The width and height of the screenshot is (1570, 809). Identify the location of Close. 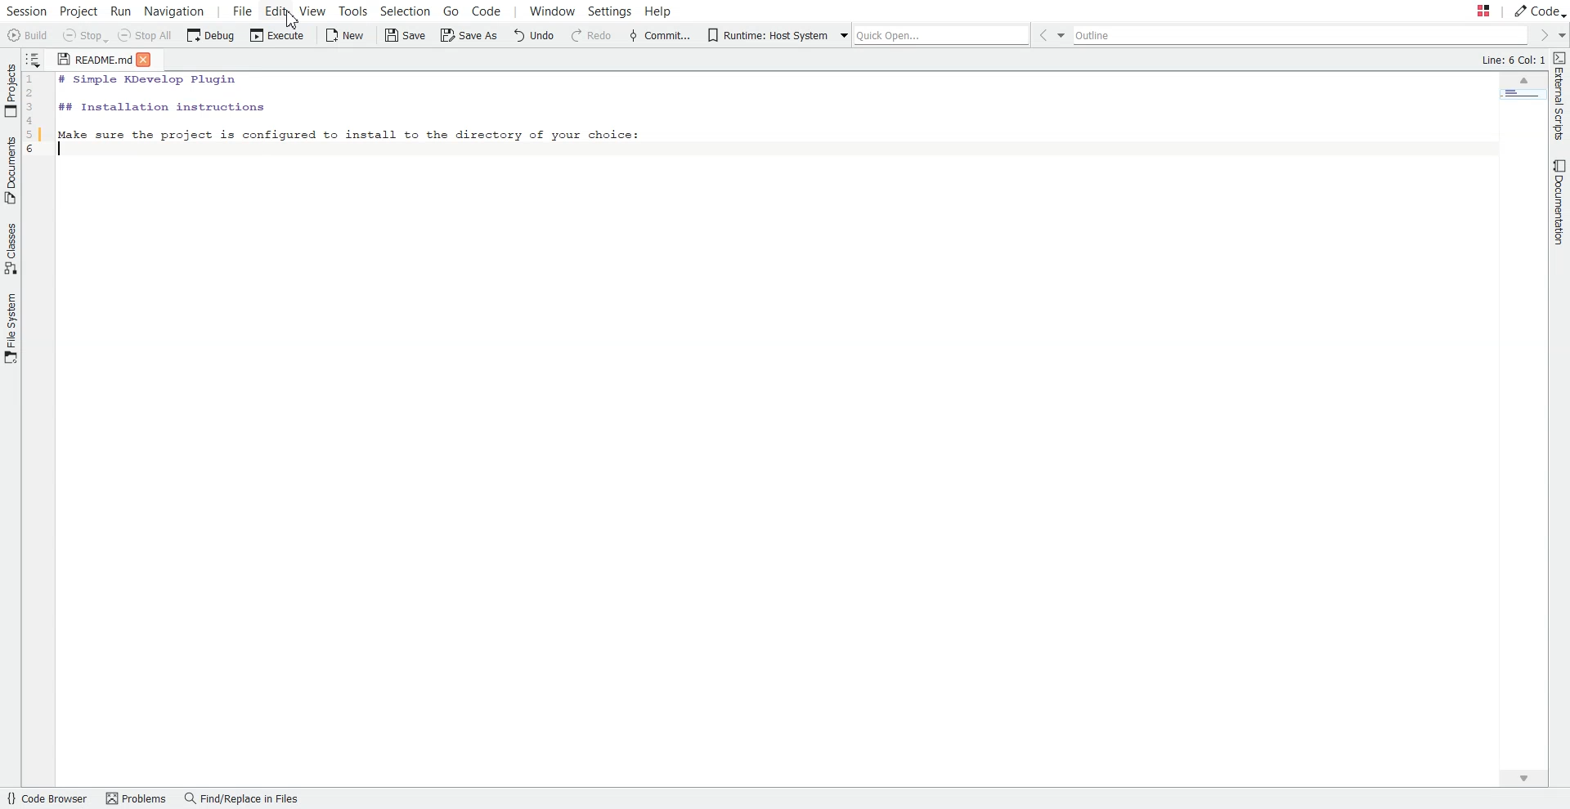
(150, 59).